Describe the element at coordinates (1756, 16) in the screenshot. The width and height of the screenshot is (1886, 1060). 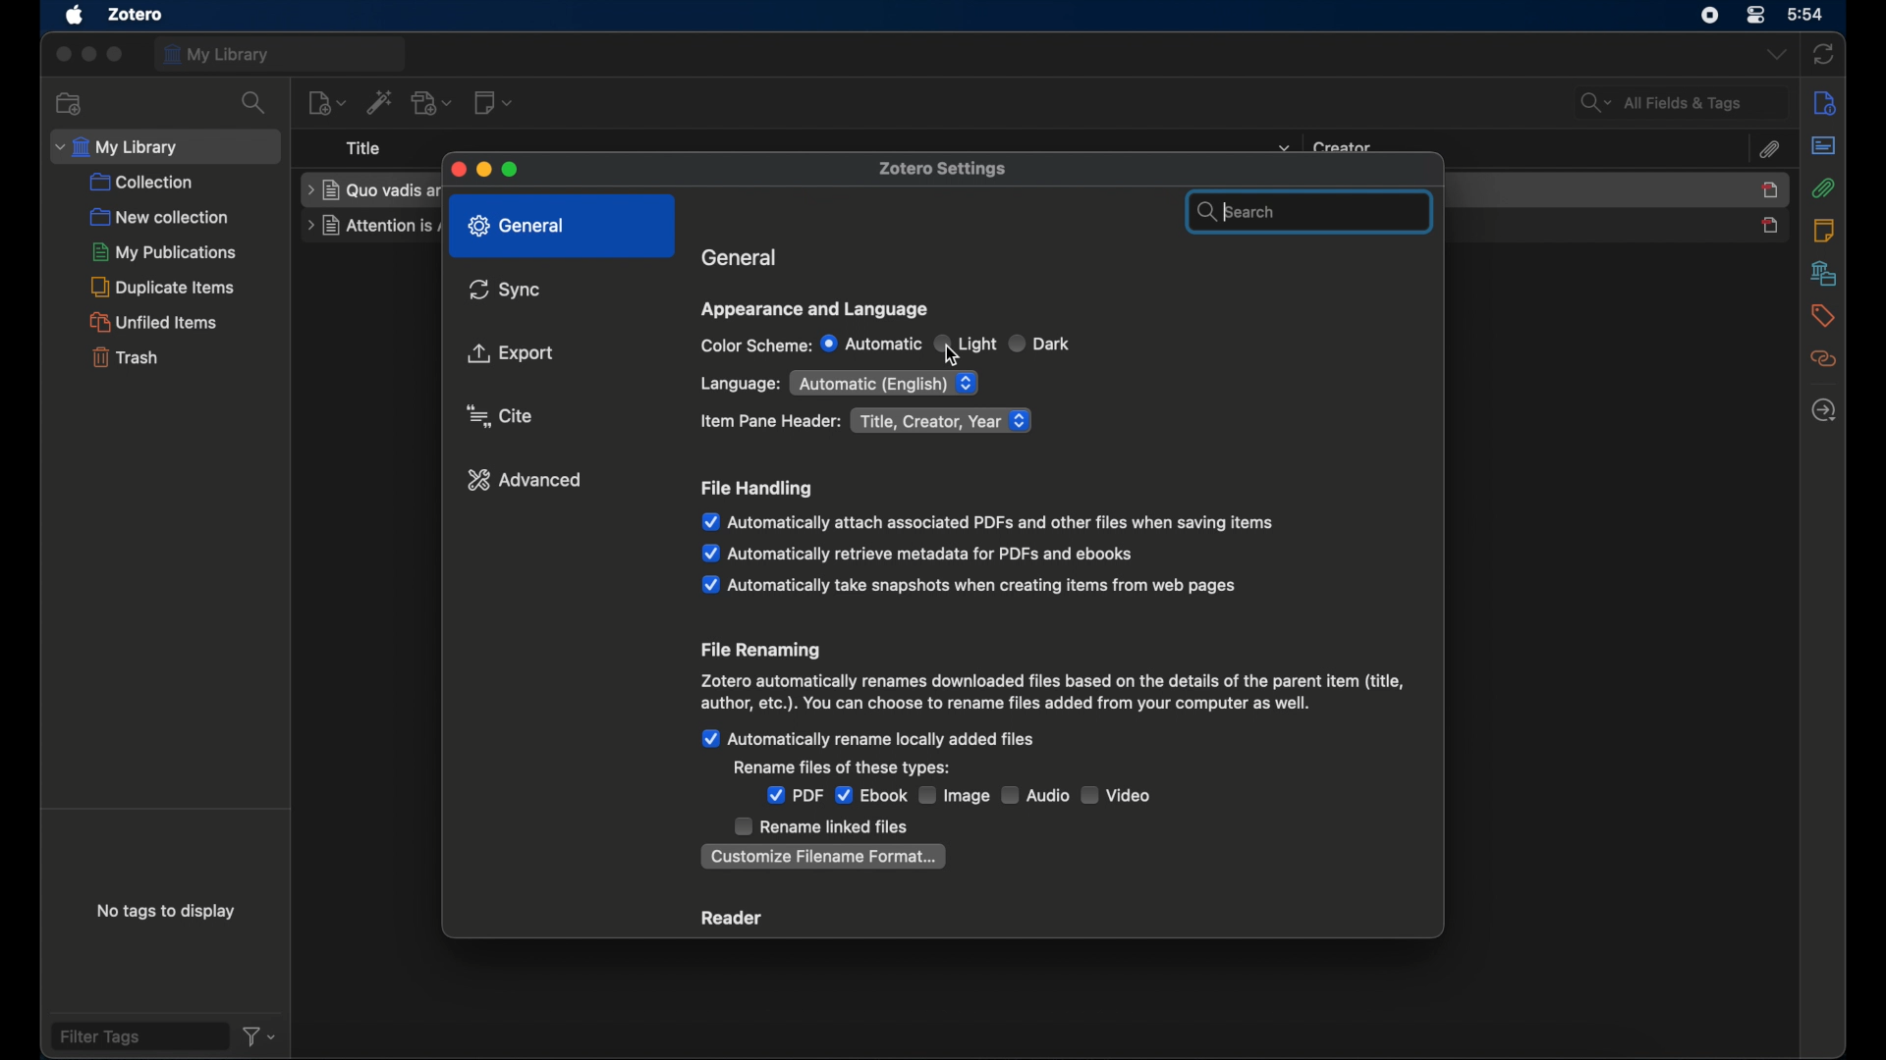
I see `control center` at that location.